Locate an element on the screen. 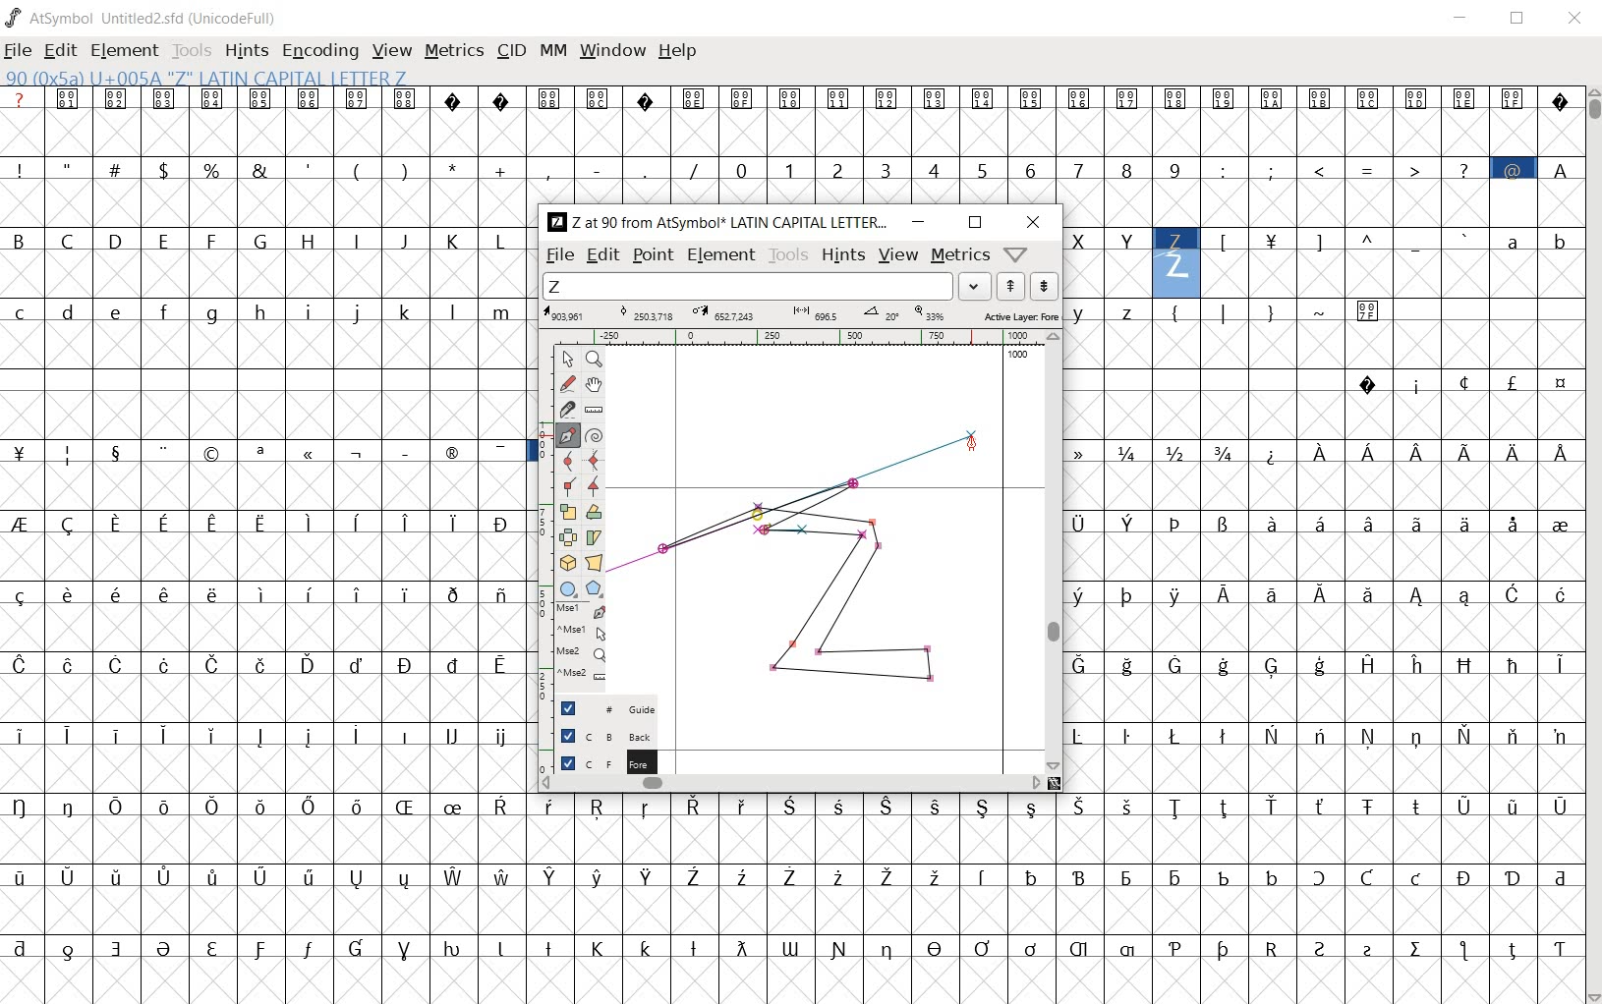  show the previous word on the list is located at coordinates (1044, 286).